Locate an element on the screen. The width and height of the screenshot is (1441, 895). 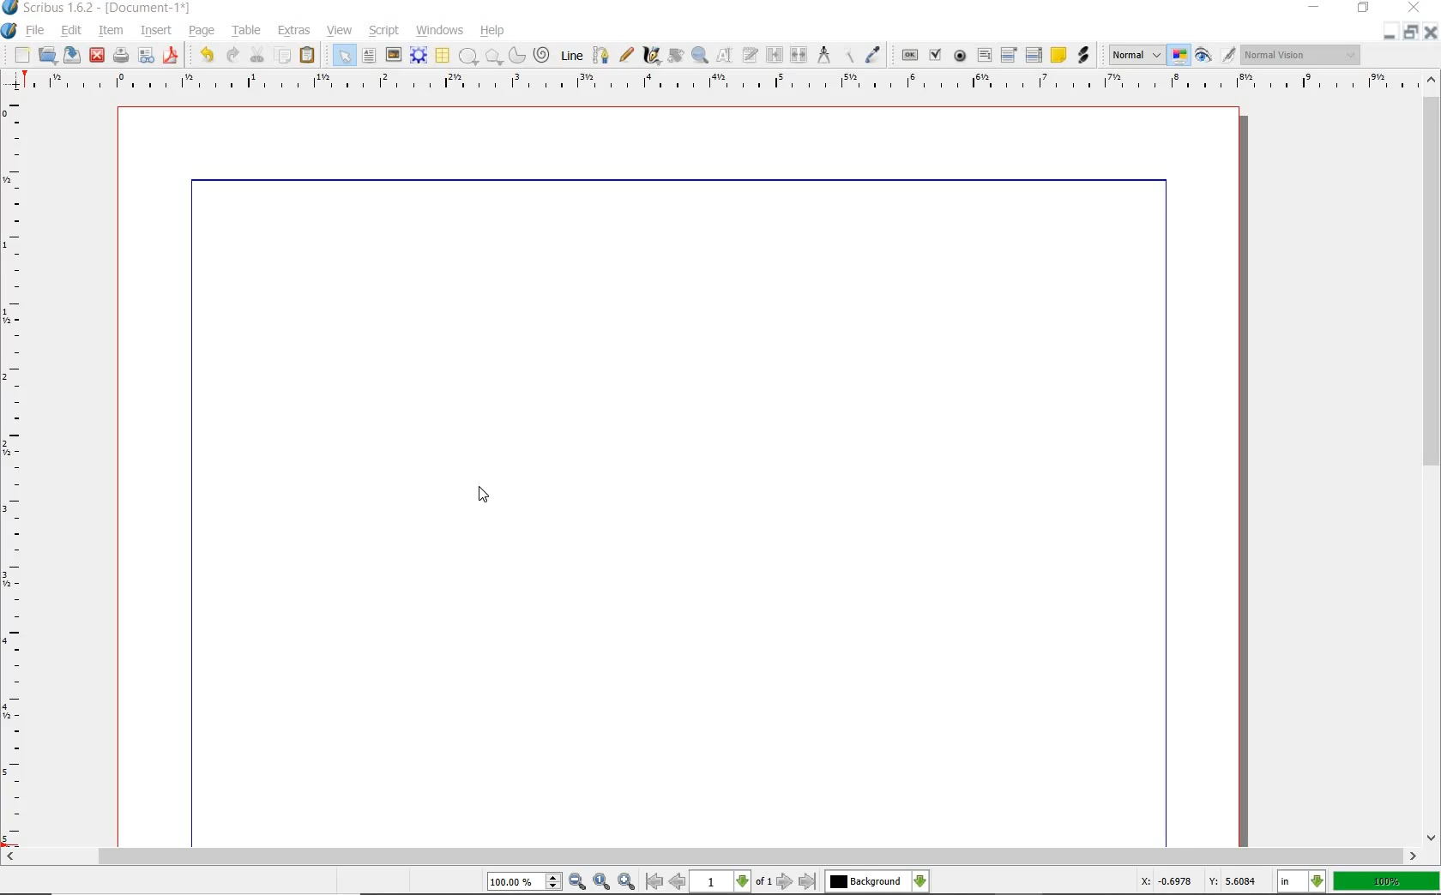
ARC is located at coordinates (516, 57).